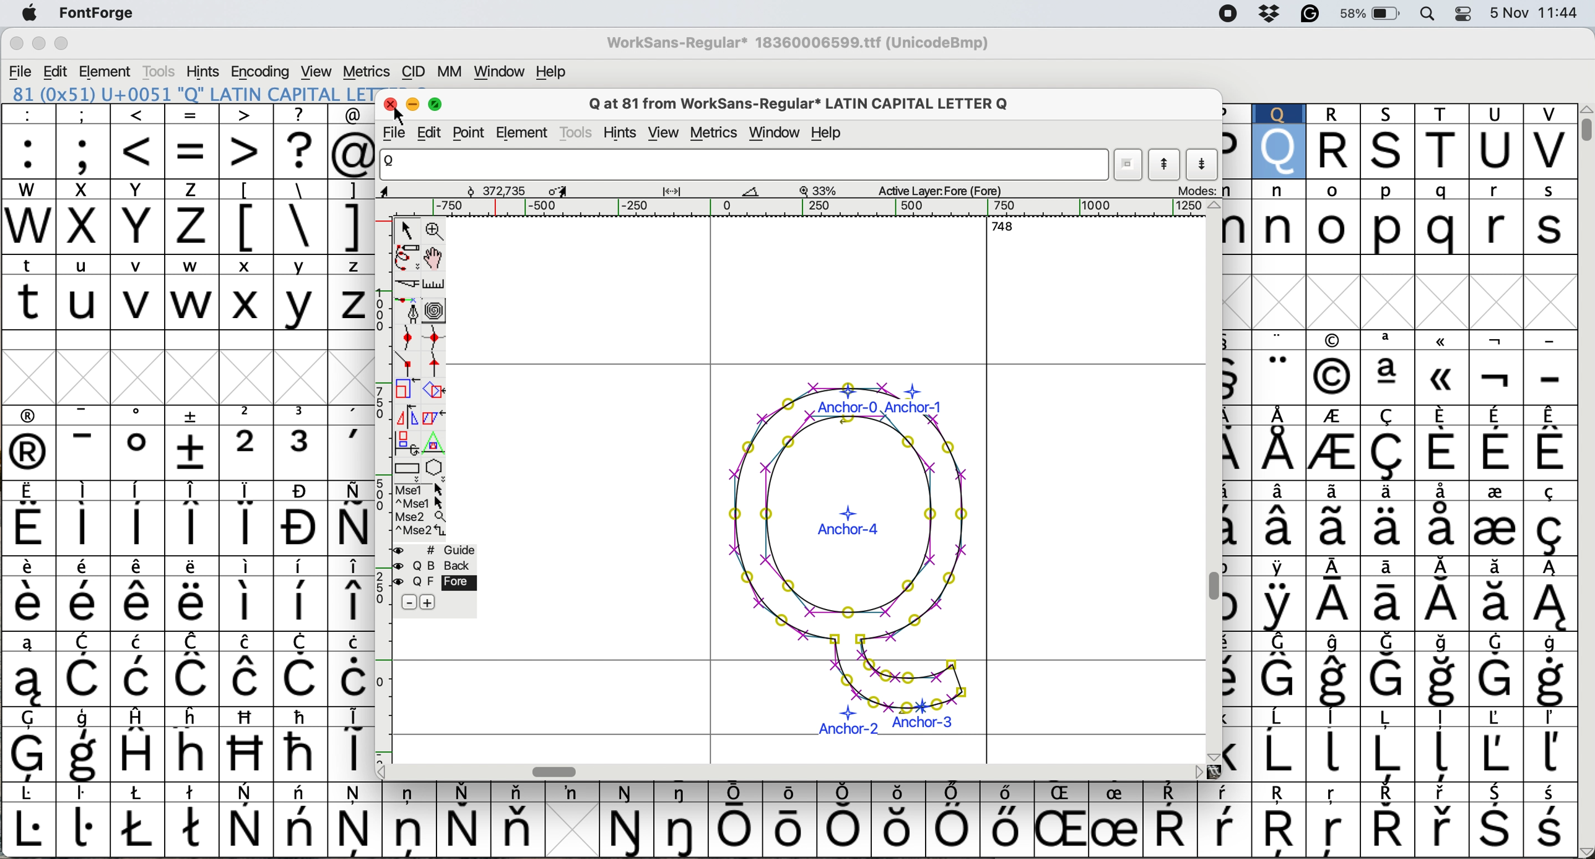 The image size is (1595, 859). Describe the element at coordinates (414, 71) in the screenshot. I see `cid` at that location.